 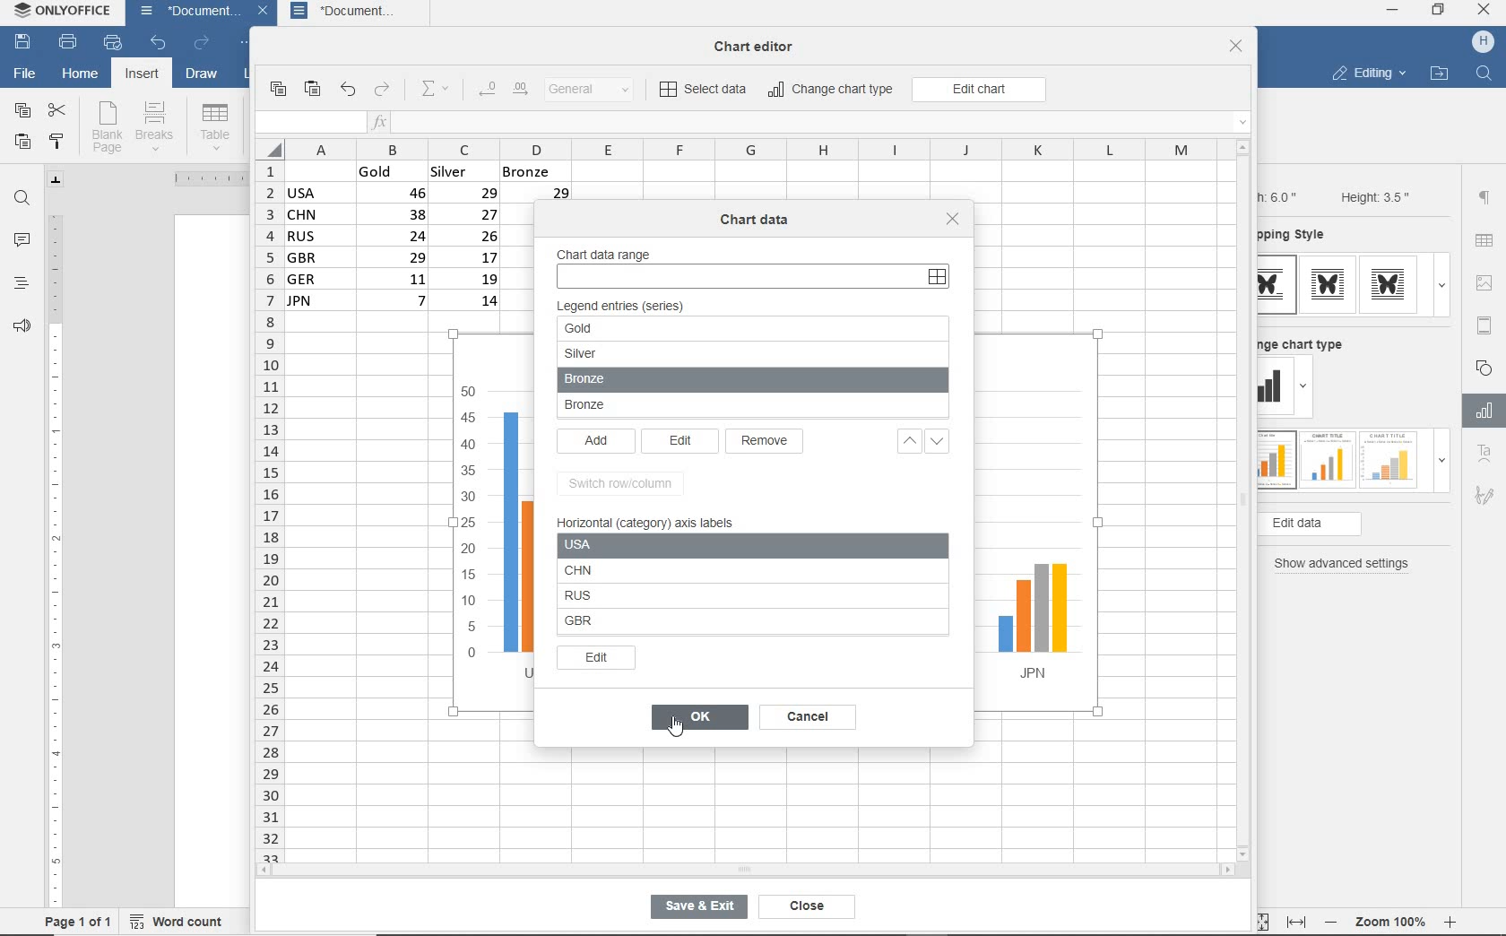 I want to click on type 1 , so click(x=1276, y=461).